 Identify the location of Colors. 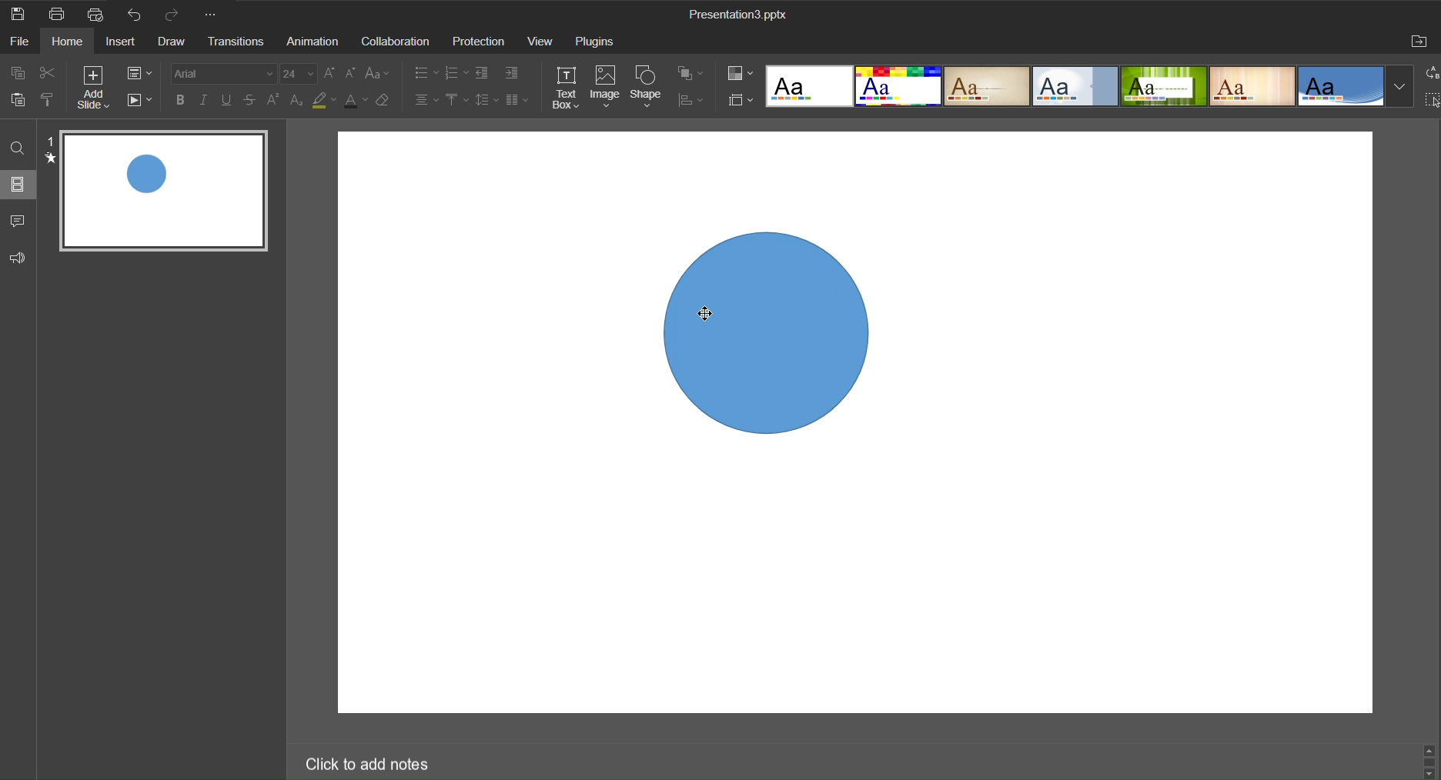
(739, 72).